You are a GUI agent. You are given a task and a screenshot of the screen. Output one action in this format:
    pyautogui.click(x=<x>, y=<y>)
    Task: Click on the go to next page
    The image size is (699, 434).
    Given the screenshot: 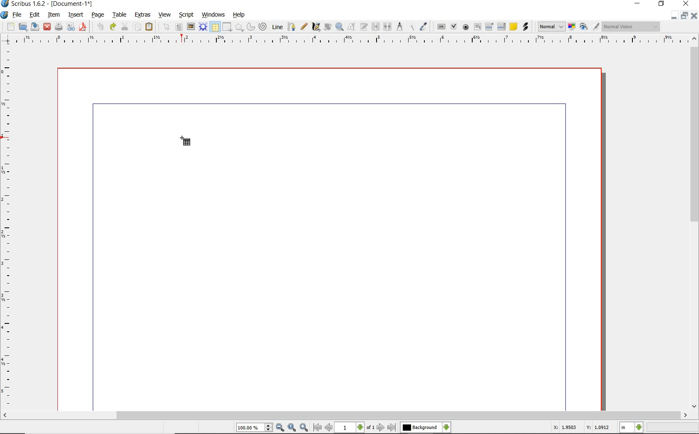 What is the action you would take?
    pyautogui.click(x=381, y=427)
    